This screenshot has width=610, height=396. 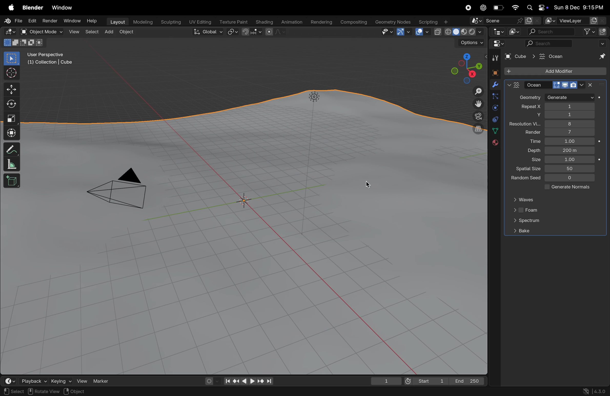 I want to click on add cube, so click(x=12, y=181).